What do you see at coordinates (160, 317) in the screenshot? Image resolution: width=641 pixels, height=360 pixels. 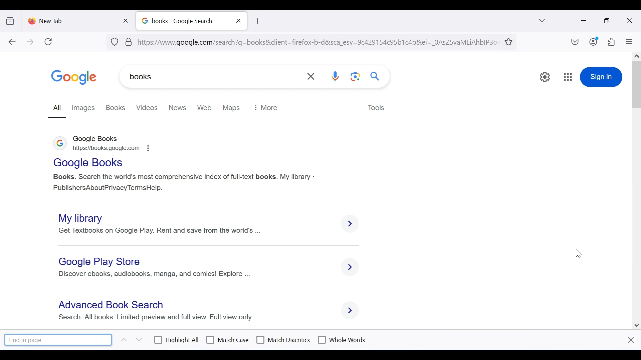 I see `search: all books. limited preview and full view. Full view only ...` at bounding box center [160, 317].